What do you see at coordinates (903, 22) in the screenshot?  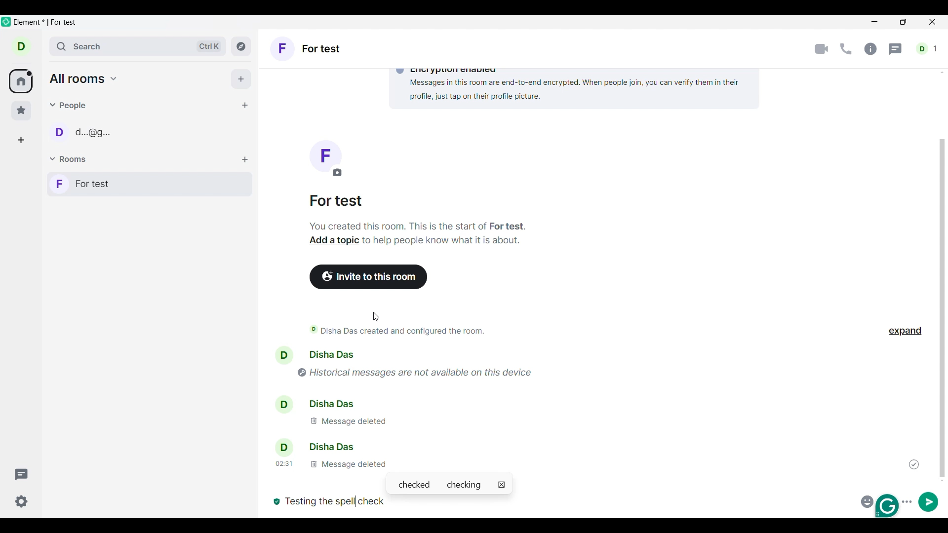 I see `Show in smaller tab` at bounding box center [903, 22].